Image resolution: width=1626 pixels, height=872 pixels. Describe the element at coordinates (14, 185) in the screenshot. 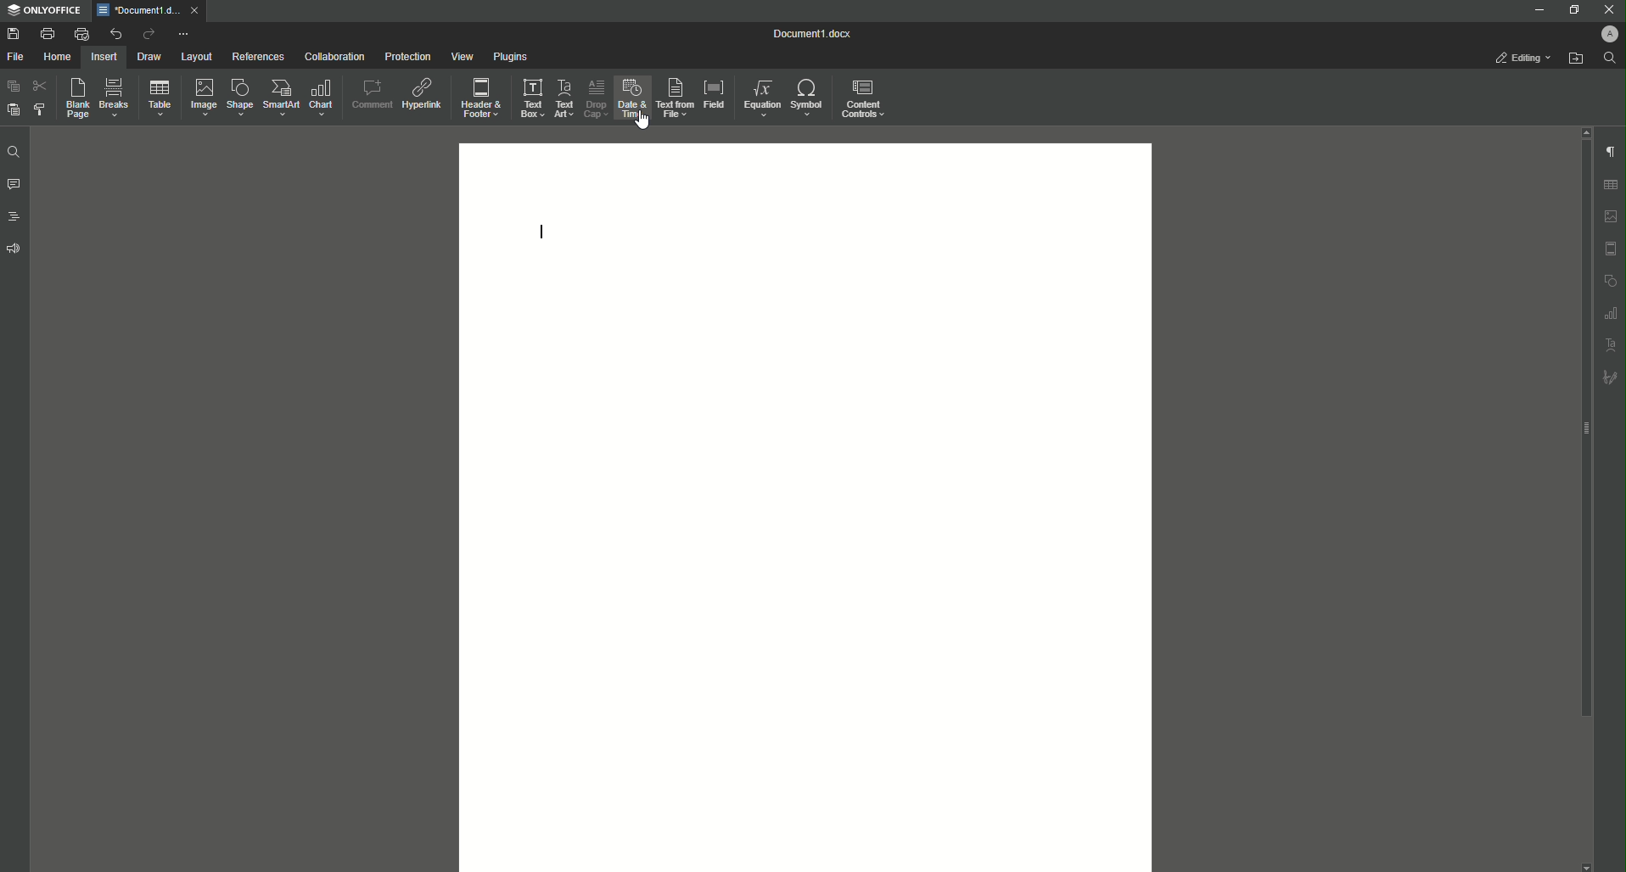

I see `Comments` at that location.